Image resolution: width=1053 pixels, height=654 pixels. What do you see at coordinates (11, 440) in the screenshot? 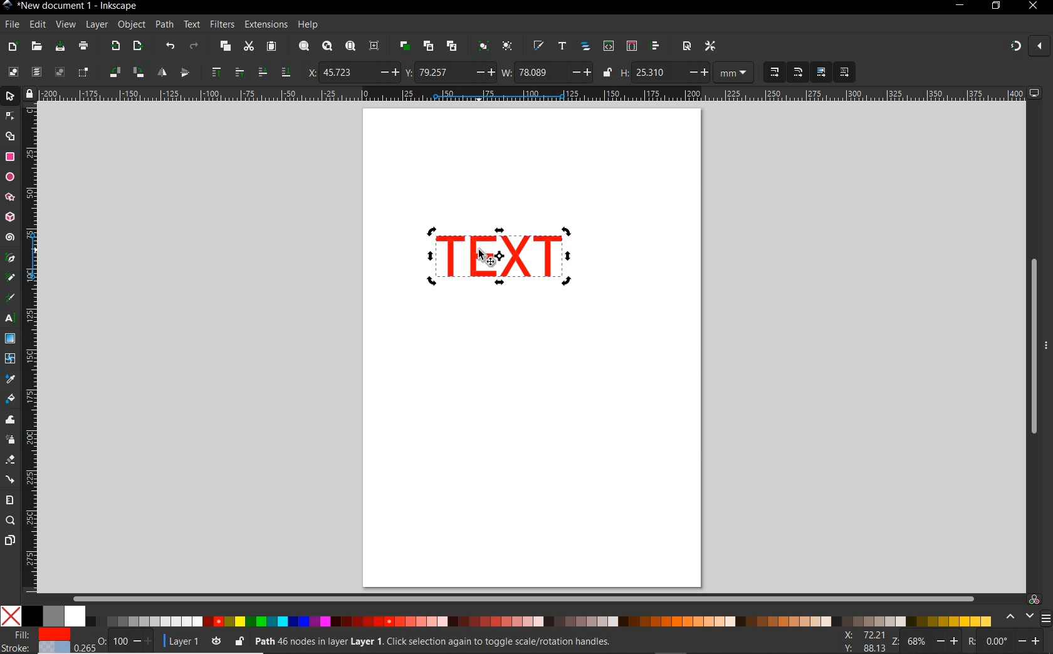
I see `SPRAY TOOL` at bounding box center [11, 440].